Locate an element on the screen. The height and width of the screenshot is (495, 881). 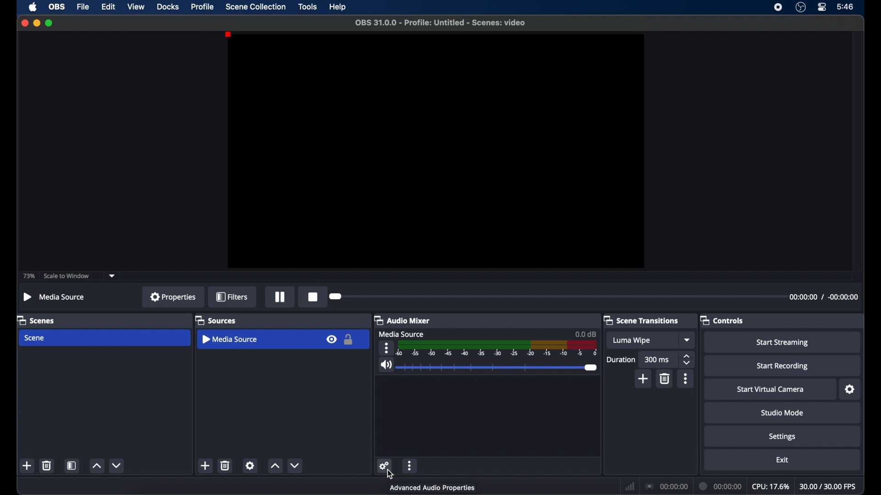
edit is located at coordinates (108, 7).